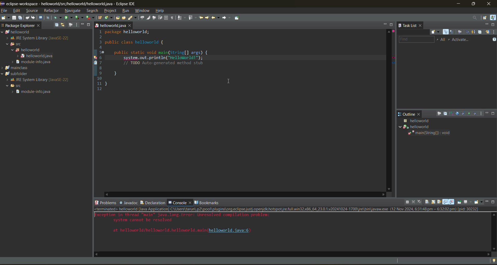 The height and width of the screenshot is (265, 497). Describe the element at coordinates (446, 113) in the screenshot. I see `collapse all` at that location.